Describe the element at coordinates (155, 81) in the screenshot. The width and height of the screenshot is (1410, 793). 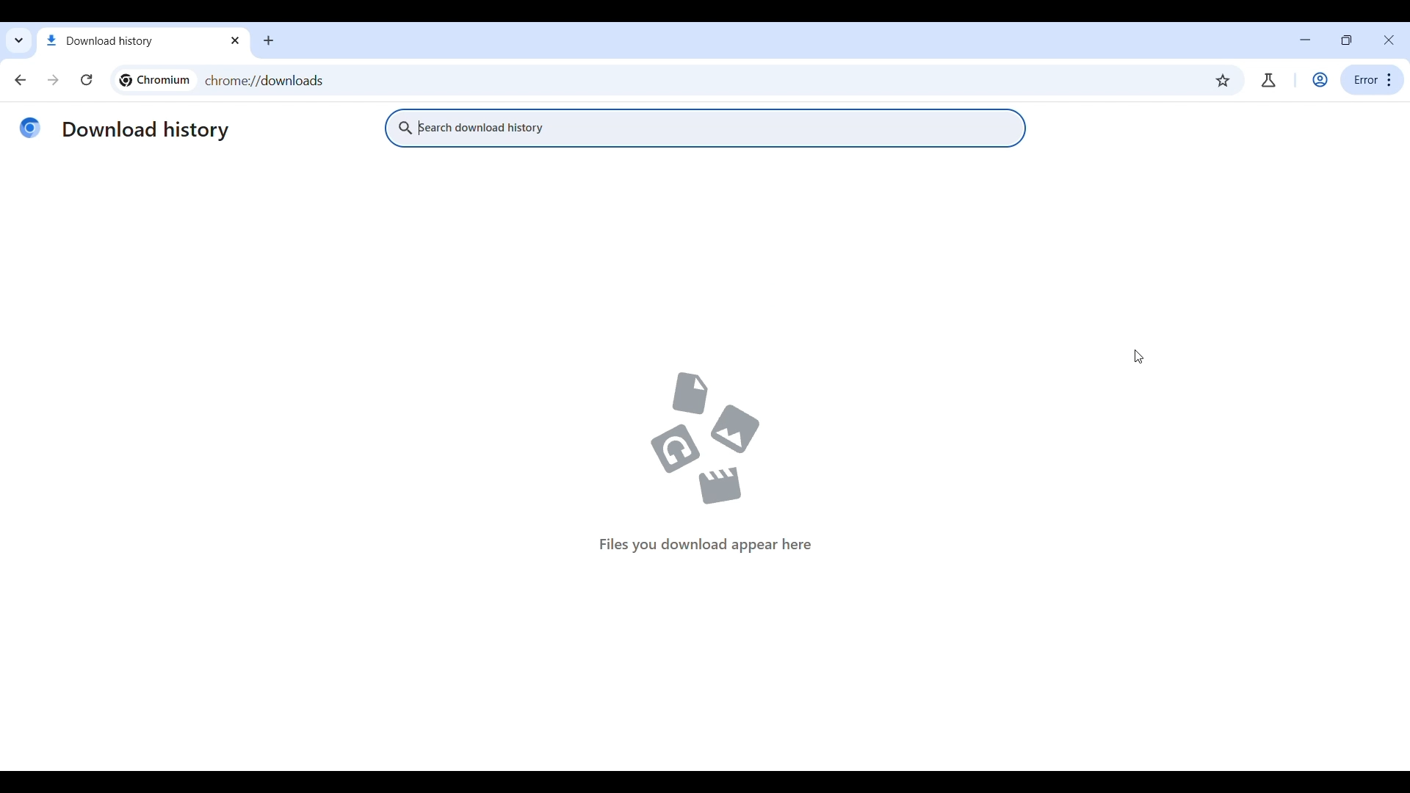
I see `chromium ` at that location.